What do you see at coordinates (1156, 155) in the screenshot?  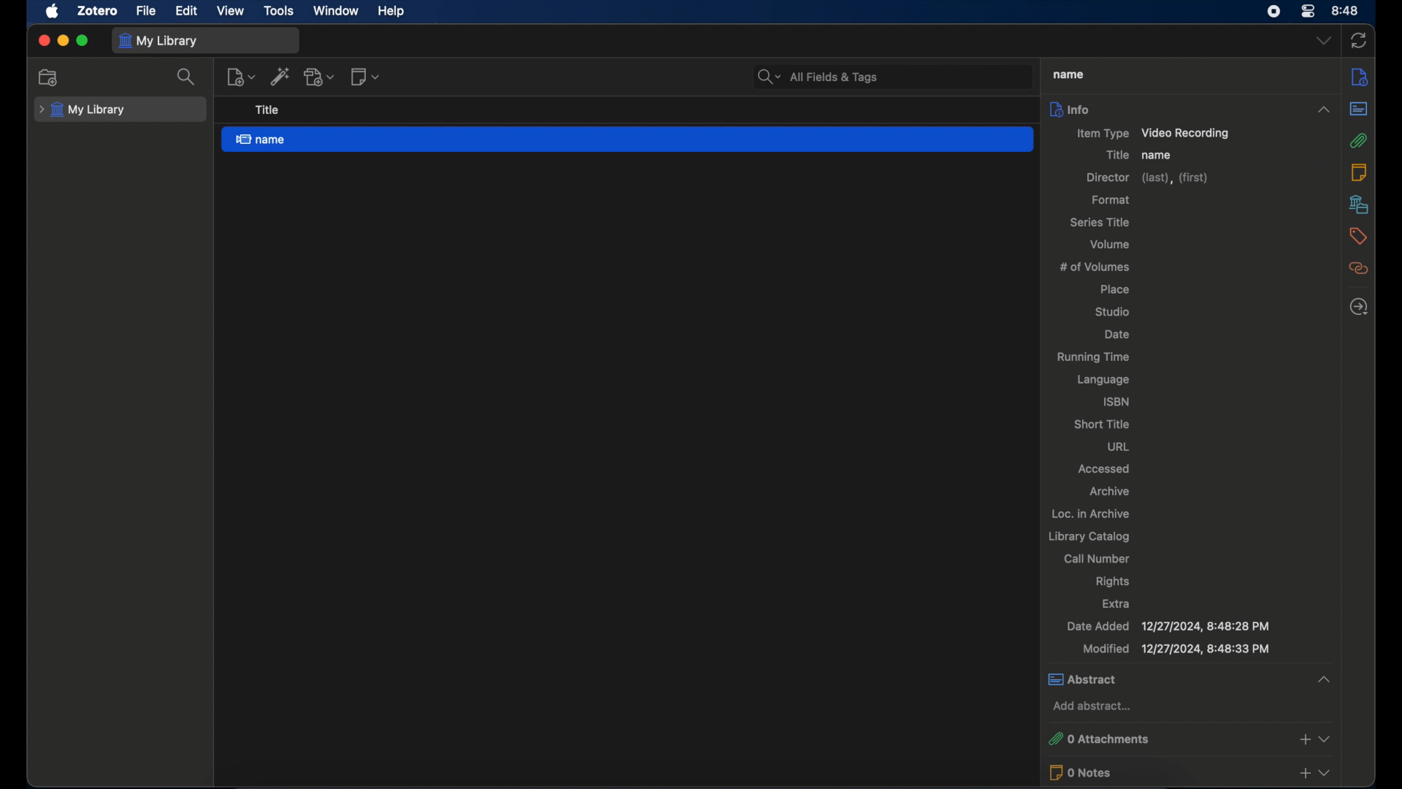 I see `name` at bounding box center [1156, 155].